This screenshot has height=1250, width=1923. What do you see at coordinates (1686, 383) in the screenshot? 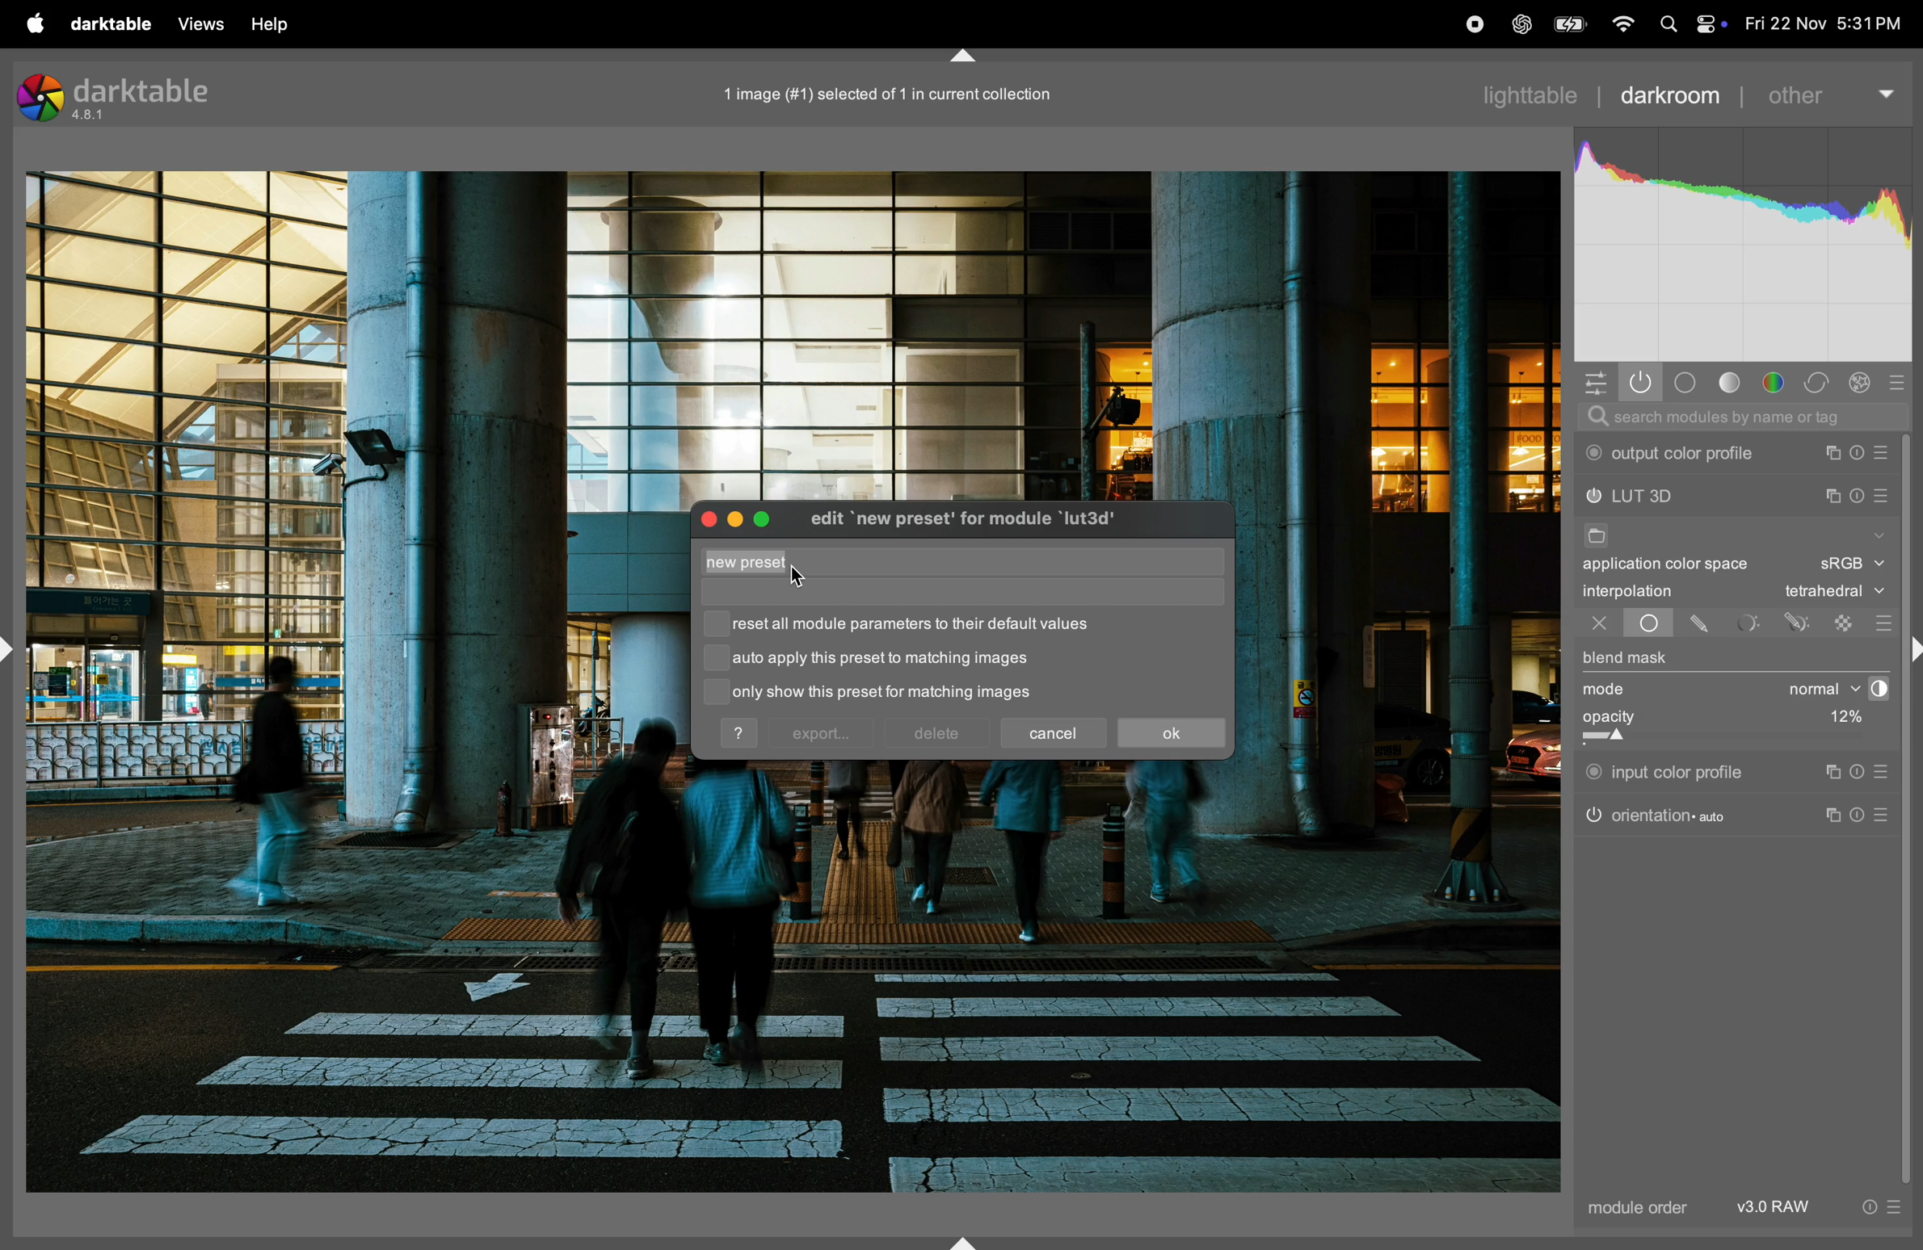
I see `base` at bounding box center [1686, 383].